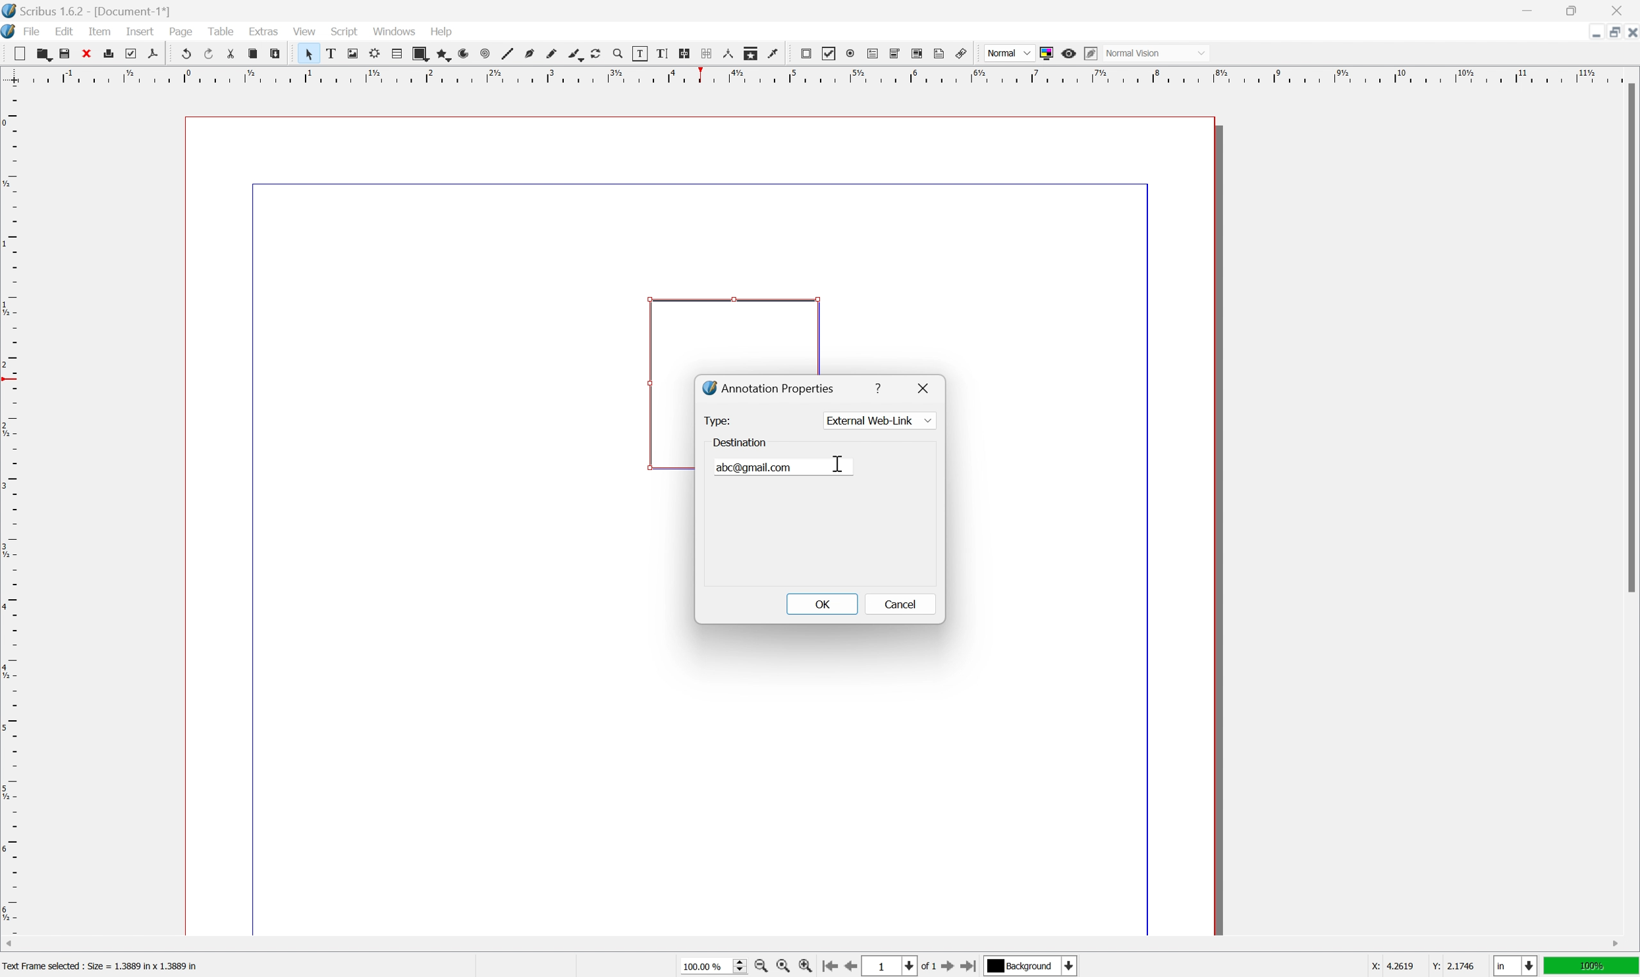 This screenshot has height=977, width=1640. What do you see at coordinates (330, 53) in the screenshot?
I see `text frame` at bounding box center [330, 53].